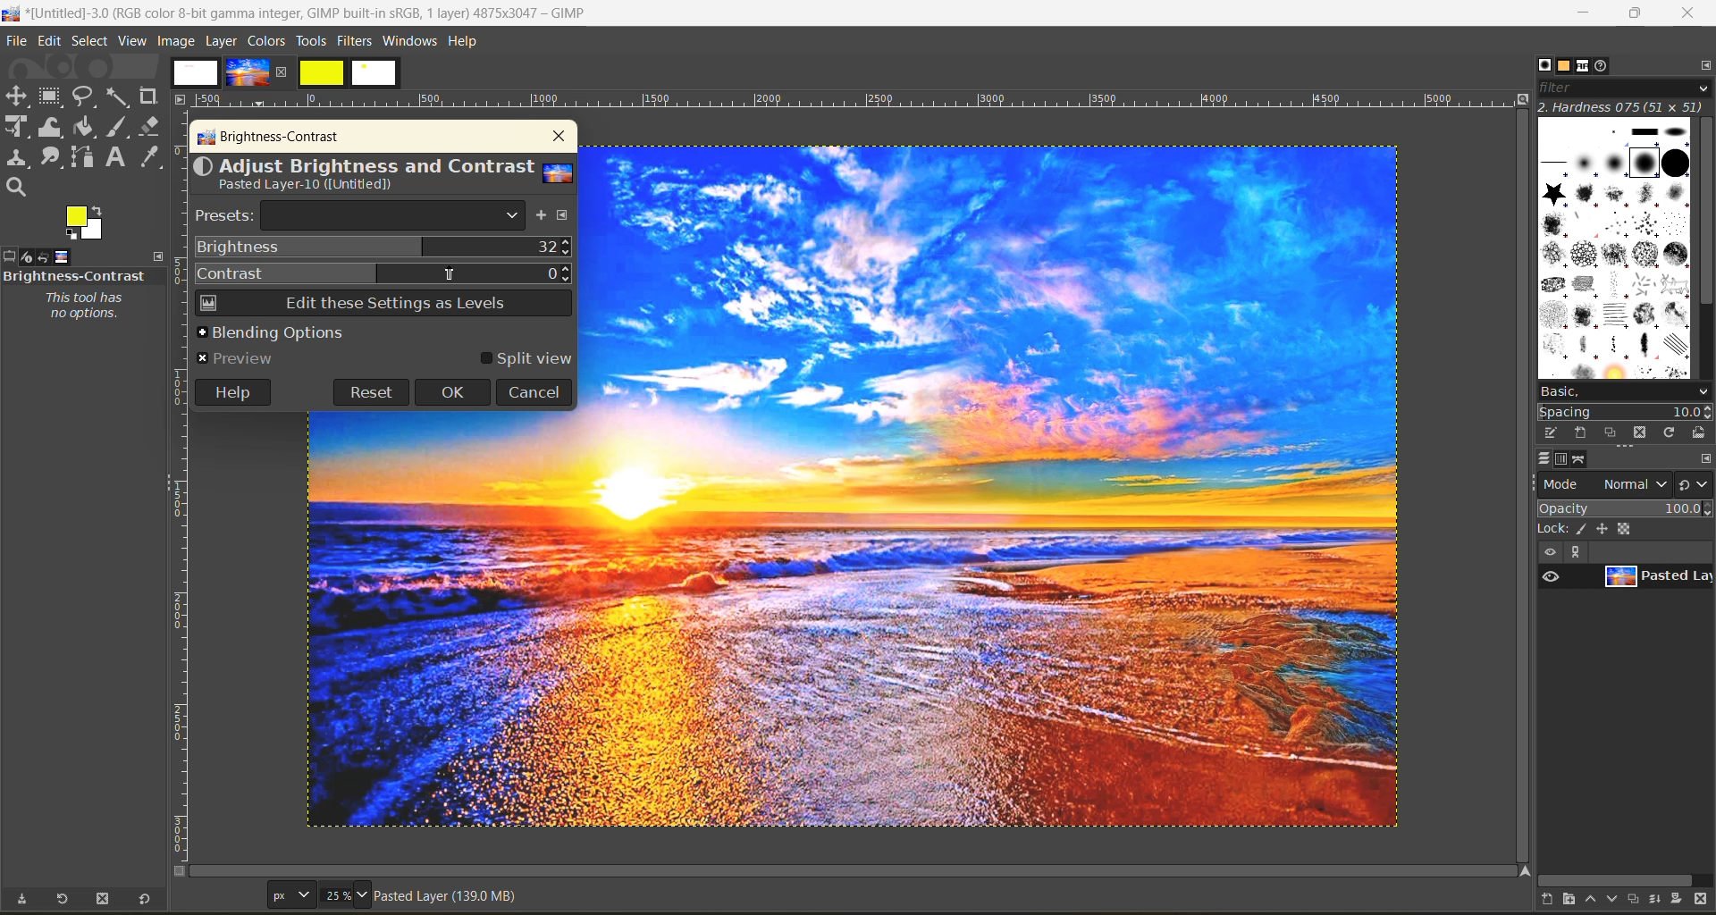 This screenshot has width=1716, height=915. What do you see at coordinates (1000, 487) in the screenshot?
I see `image` at bounding box center [1000, 487].